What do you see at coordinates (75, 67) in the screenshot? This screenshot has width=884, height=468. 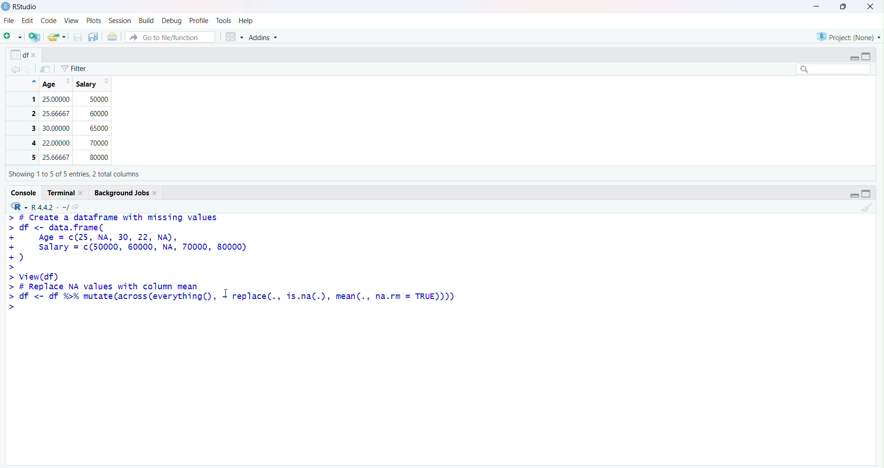 I see `Filter` at bounding box center [75, 67].